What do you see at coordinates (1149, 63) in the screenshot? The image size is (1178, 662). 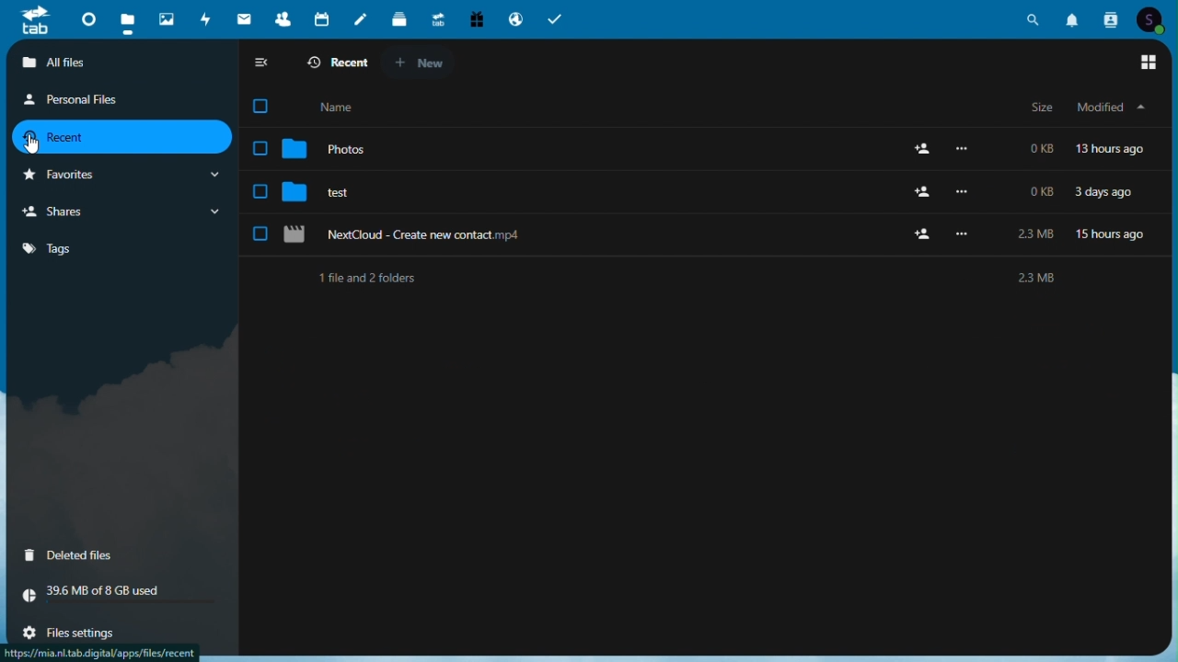 I see `switch to grid view` at bounding box center [1149, 63].